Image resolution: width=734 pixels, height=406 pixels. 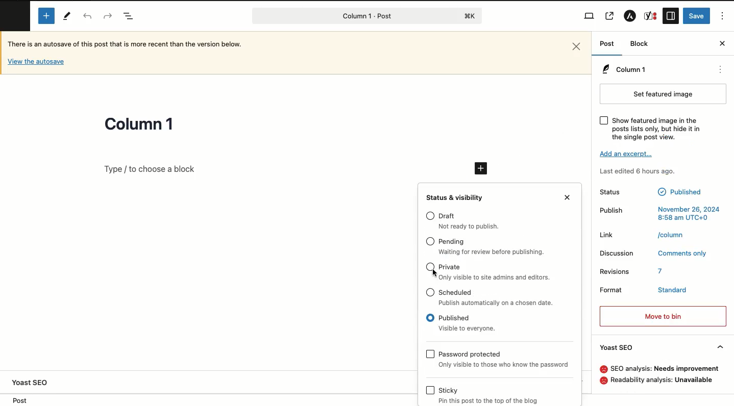 What do you see at coordinates (448, 216) in the screenshot?
I see `Draft` at bounding box center [448, 216].